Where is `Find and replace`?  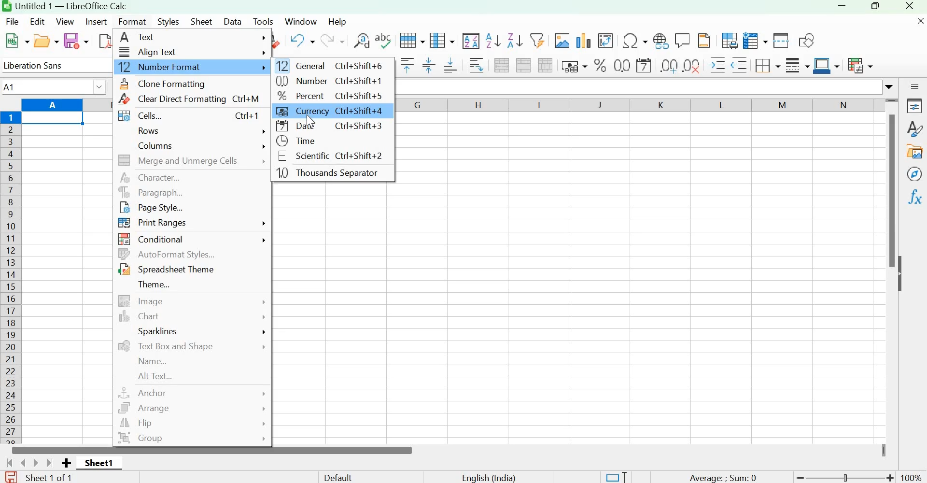 Find and replace is located at coordinates (361, 41).